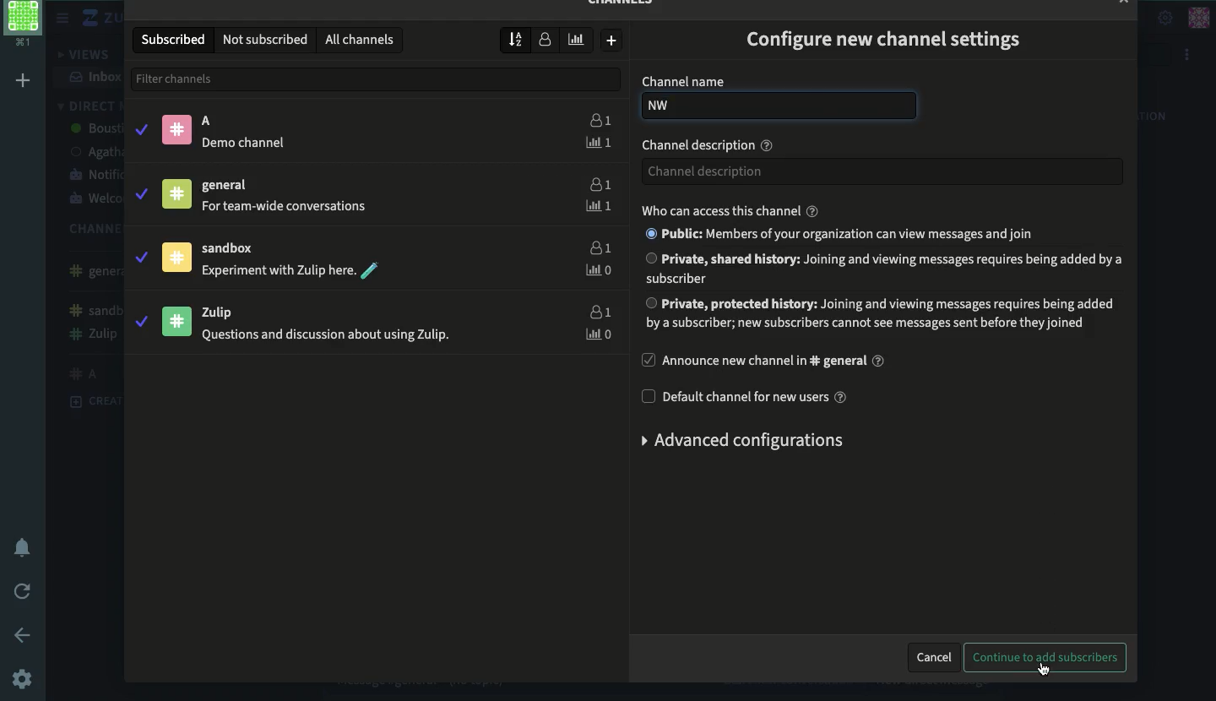 This screenshot has height=701, width=1216. I want to click on Channel description, so click(712, 171).